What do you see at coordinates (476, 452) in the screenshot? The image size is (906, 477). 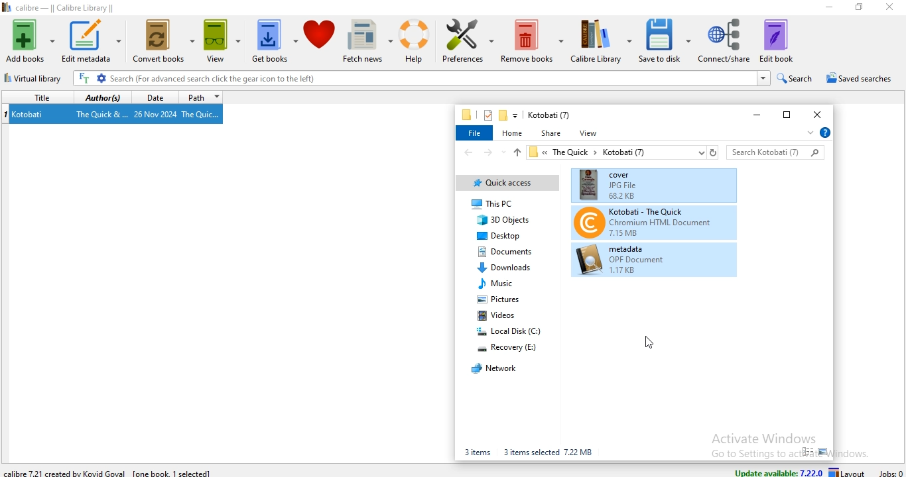 I see `3 items` at bounding box center [476, 452].